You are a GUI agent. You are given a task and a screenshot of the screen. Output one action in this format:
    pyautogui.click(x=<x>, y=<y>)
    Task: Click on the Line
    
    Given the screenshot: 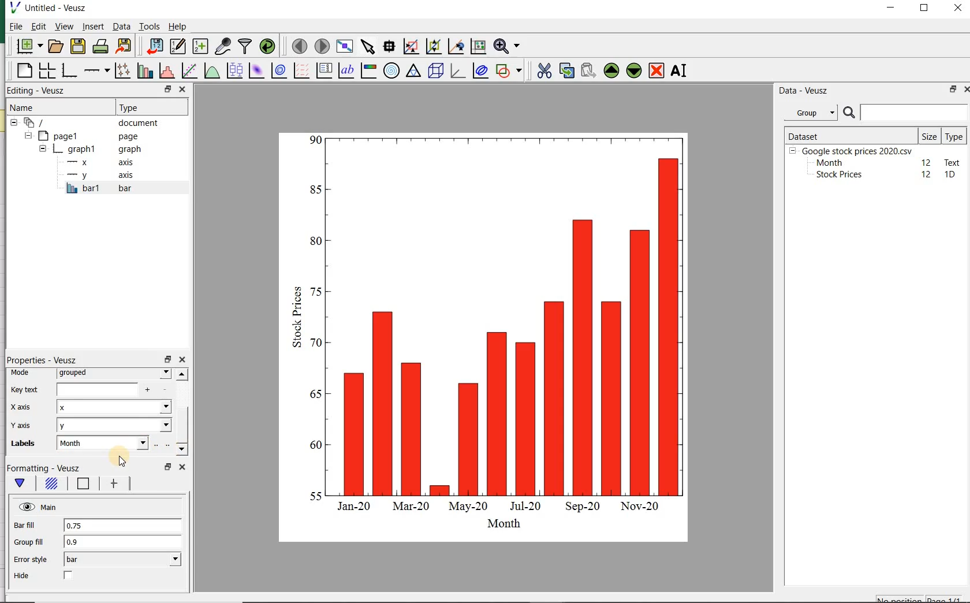 What is the action you would take?
    pyautogui.click(x=83, y=485)
    